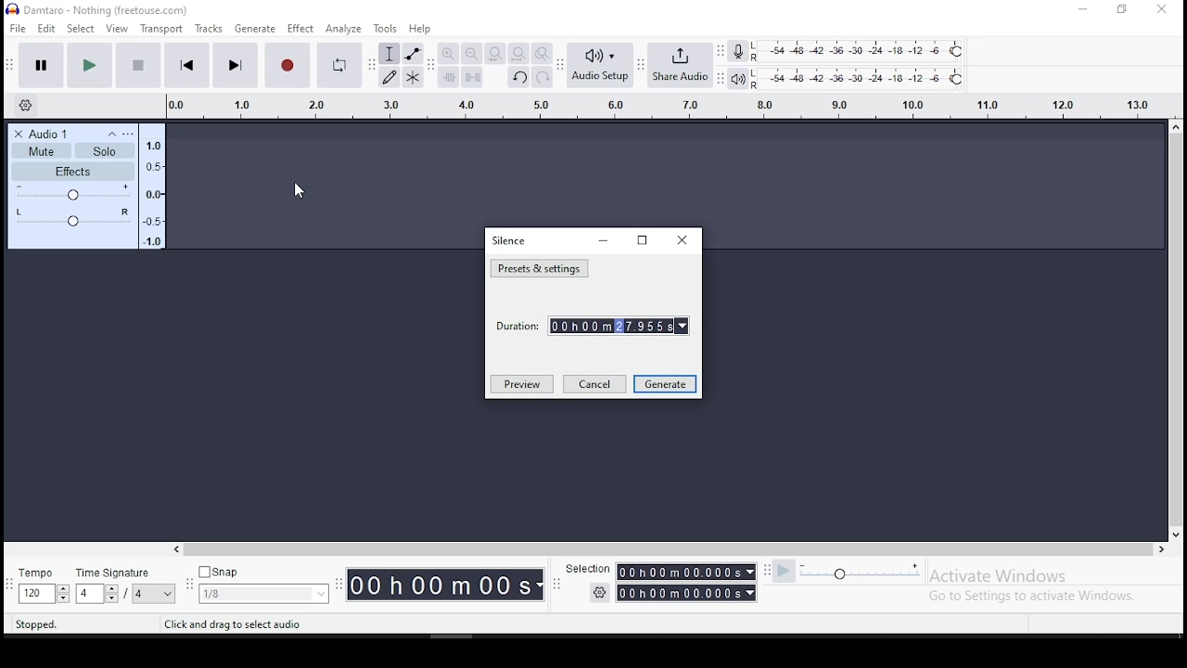 This screenshot has height=668, width=1187. What do you see at coordinates (389, 53) in the screenshot?
I see `selection tool` at bounding box center [389, 53].